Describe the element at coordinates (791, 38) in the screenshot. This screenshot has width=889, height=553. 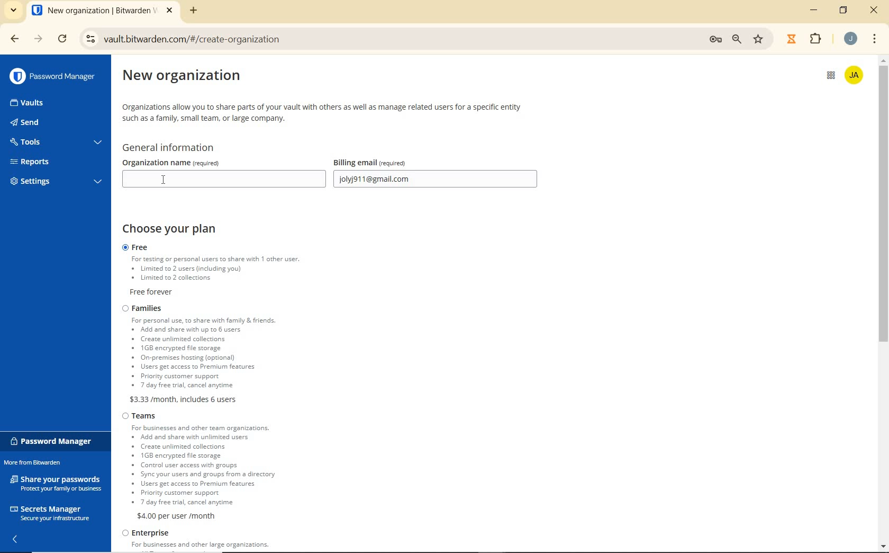
I see `JIBBLE` at that location.